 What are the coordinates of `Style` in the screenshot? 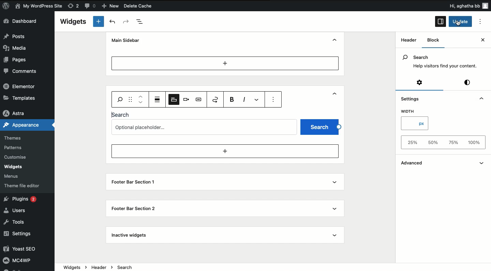 It's located at (468, 83).